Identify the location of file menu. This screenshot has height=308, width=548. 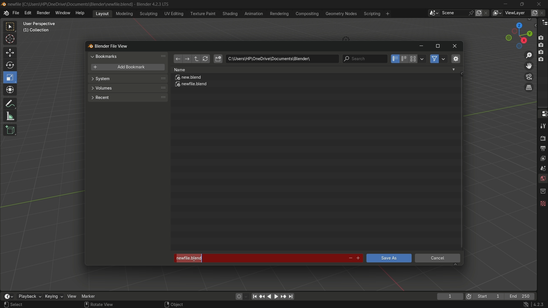
(16, 13).